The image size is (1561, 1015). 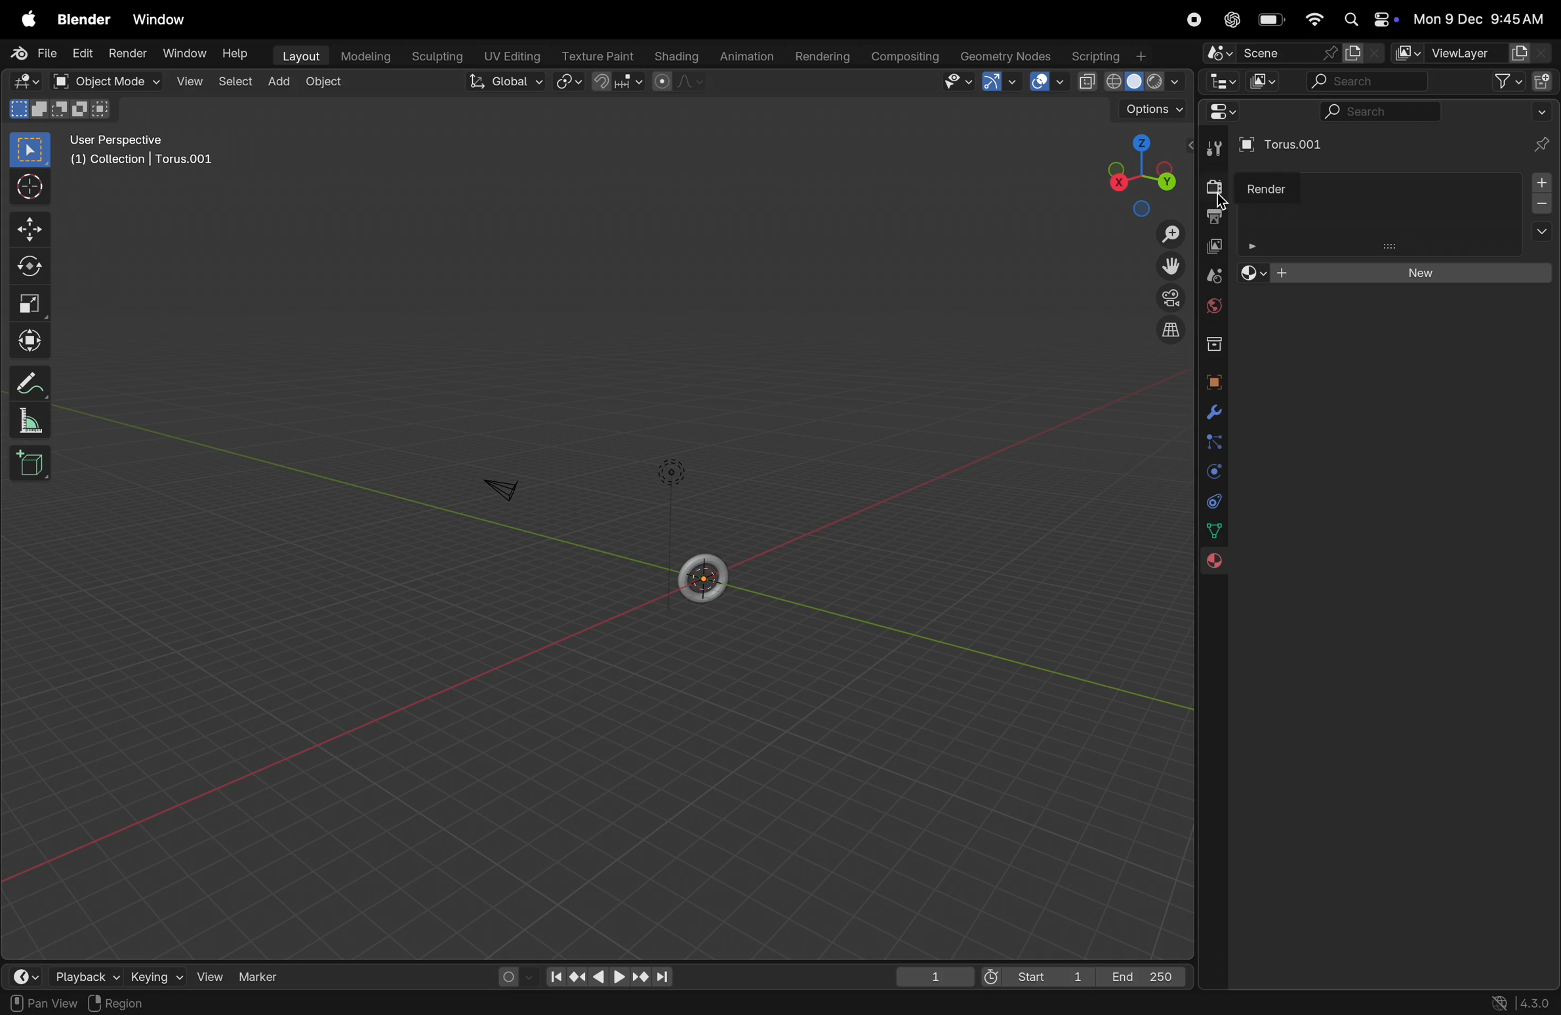 I want to click on mode, so click(x=60, y=111).